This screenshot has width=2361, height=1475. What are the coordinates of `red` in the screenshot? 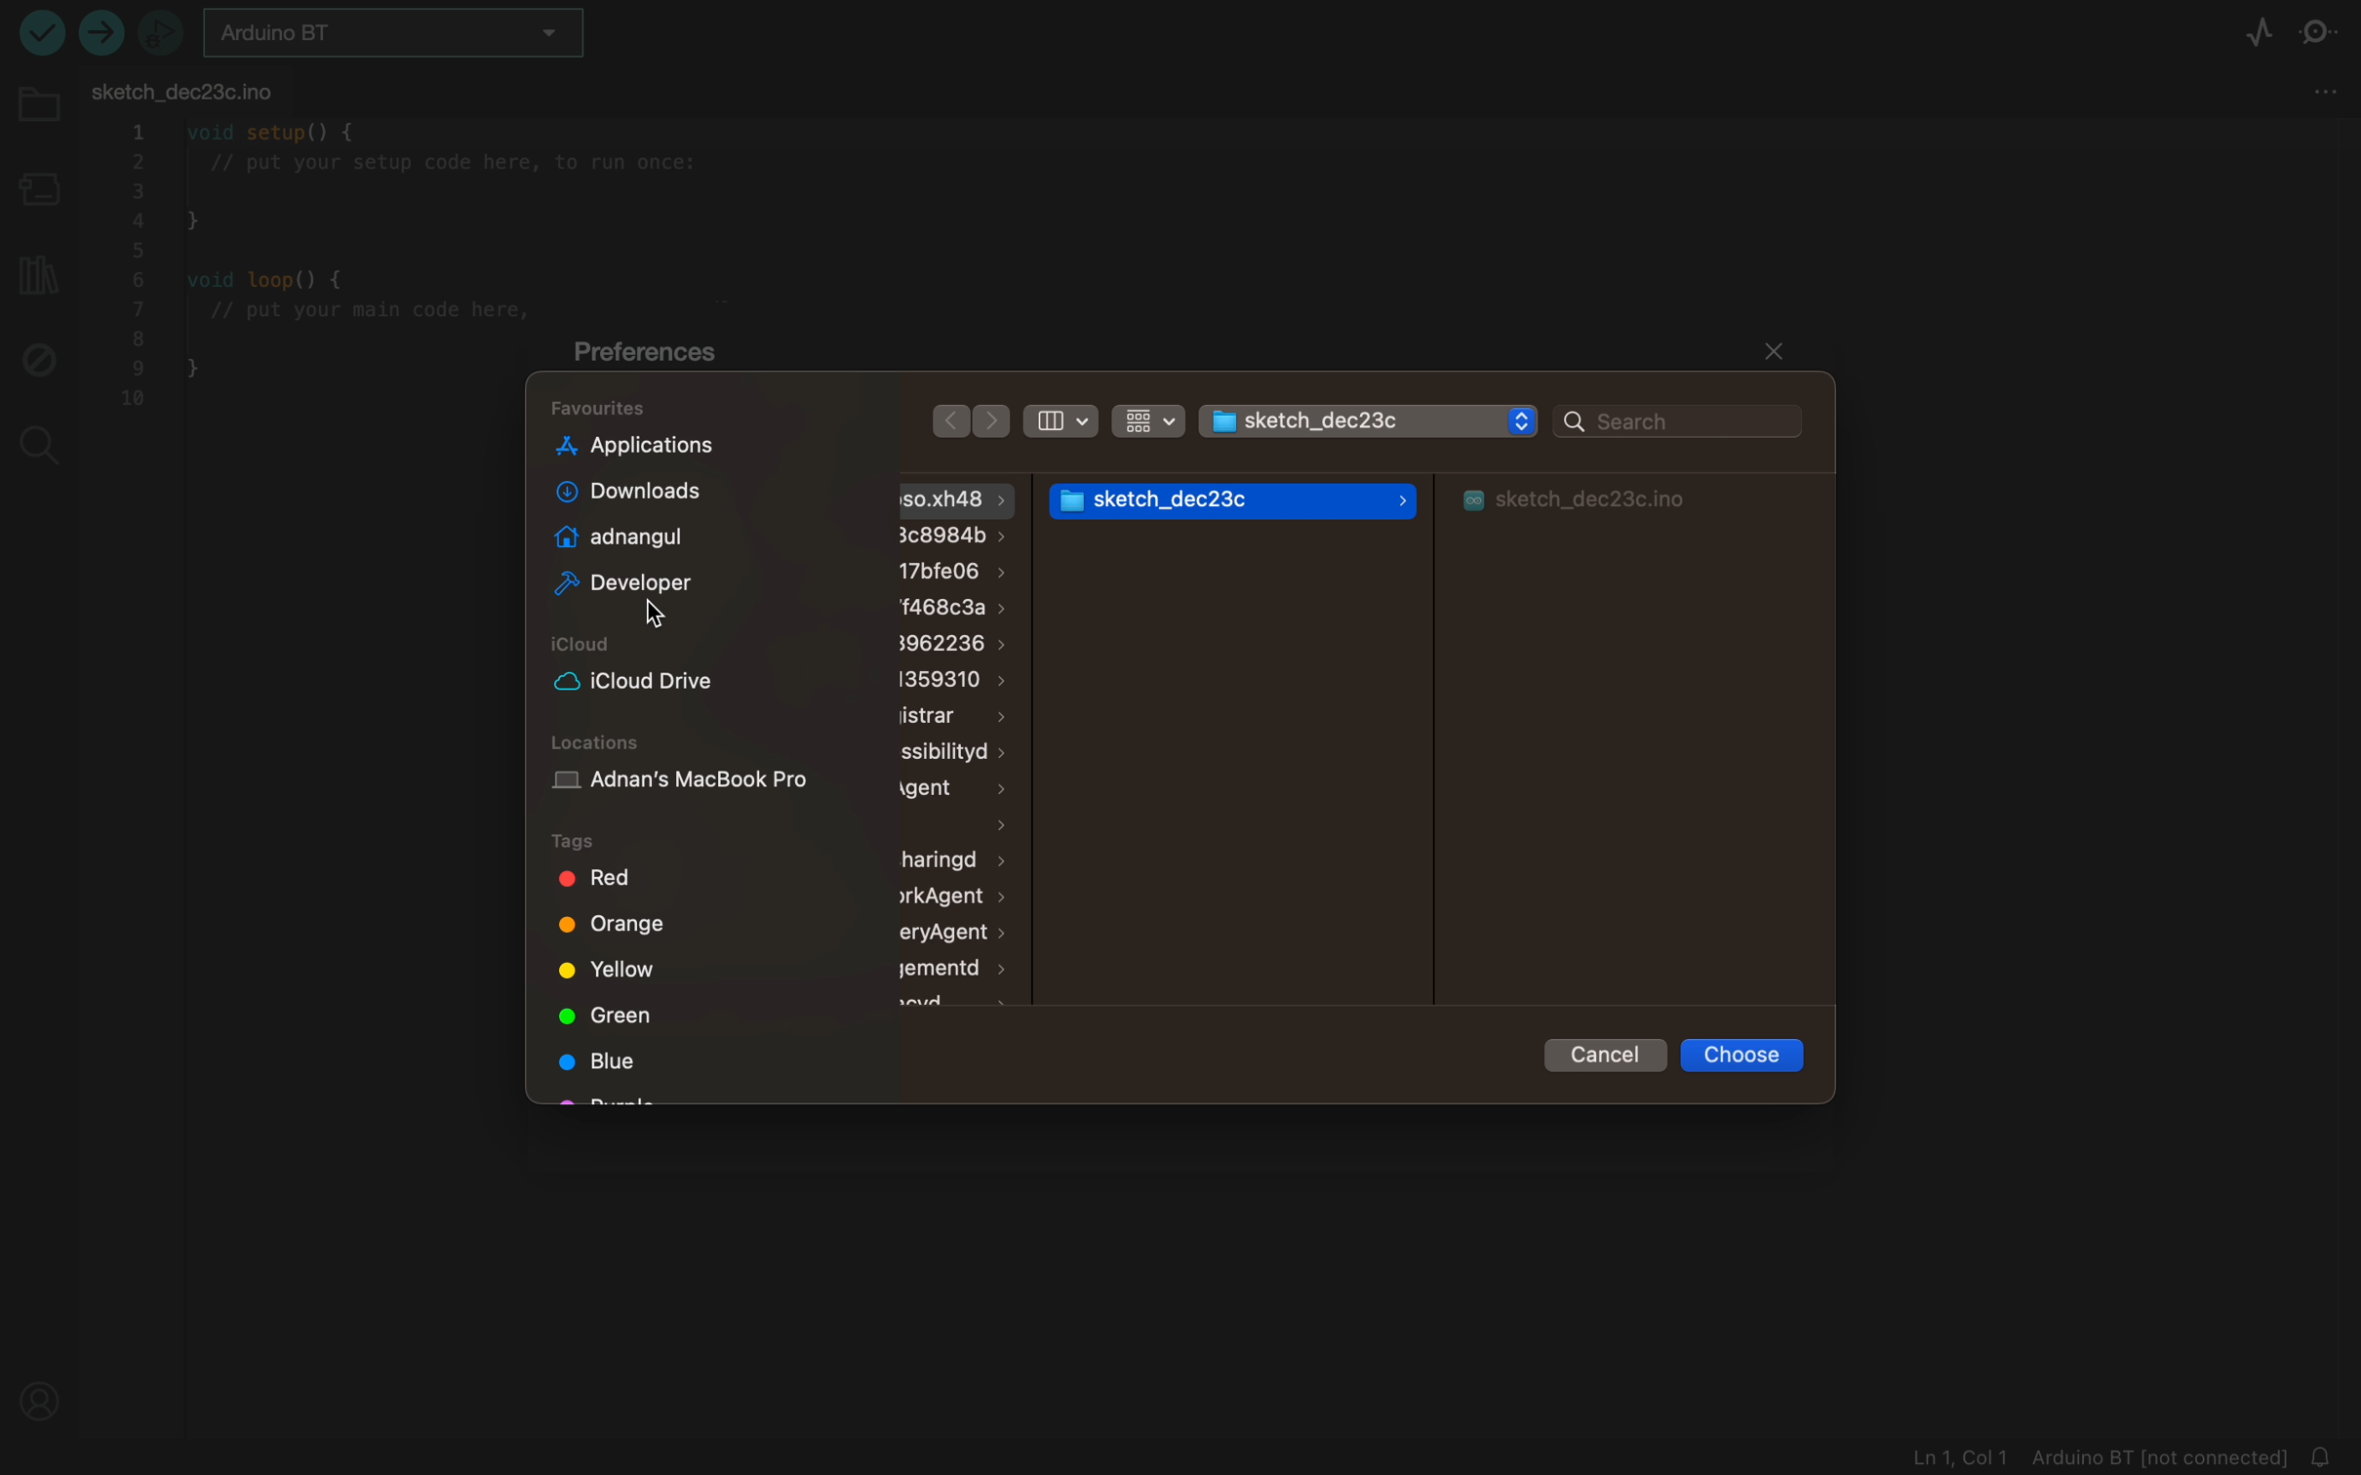 It's located at (594, 881).